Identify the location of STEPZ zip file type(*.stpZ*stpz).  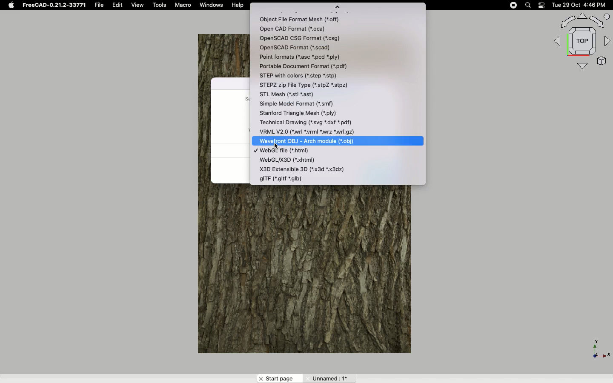
(319, 85).